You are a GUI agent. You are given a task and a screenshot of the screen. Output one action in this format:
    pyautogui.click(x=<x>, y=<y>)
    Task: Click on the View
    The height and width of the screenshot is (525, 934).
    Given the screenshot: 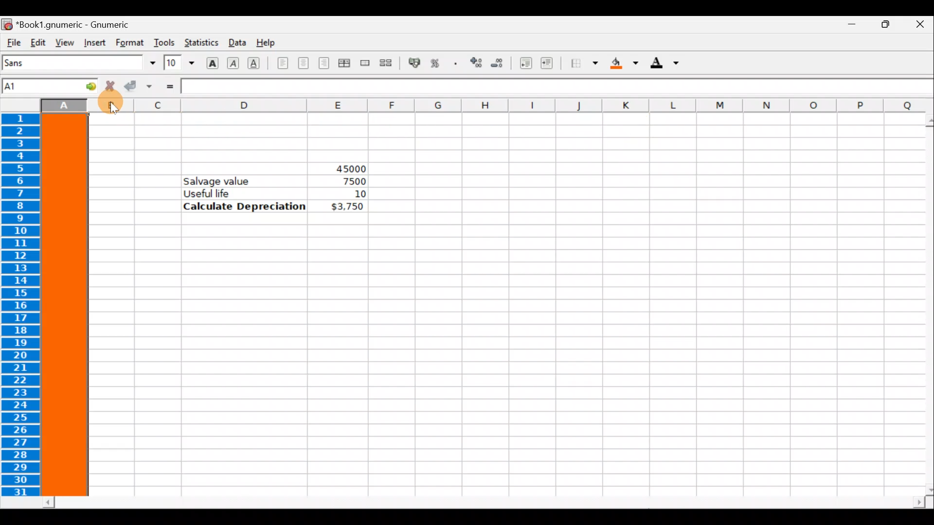 What is the action you would take?
    pyautogui.click(x=62, y=42)
    